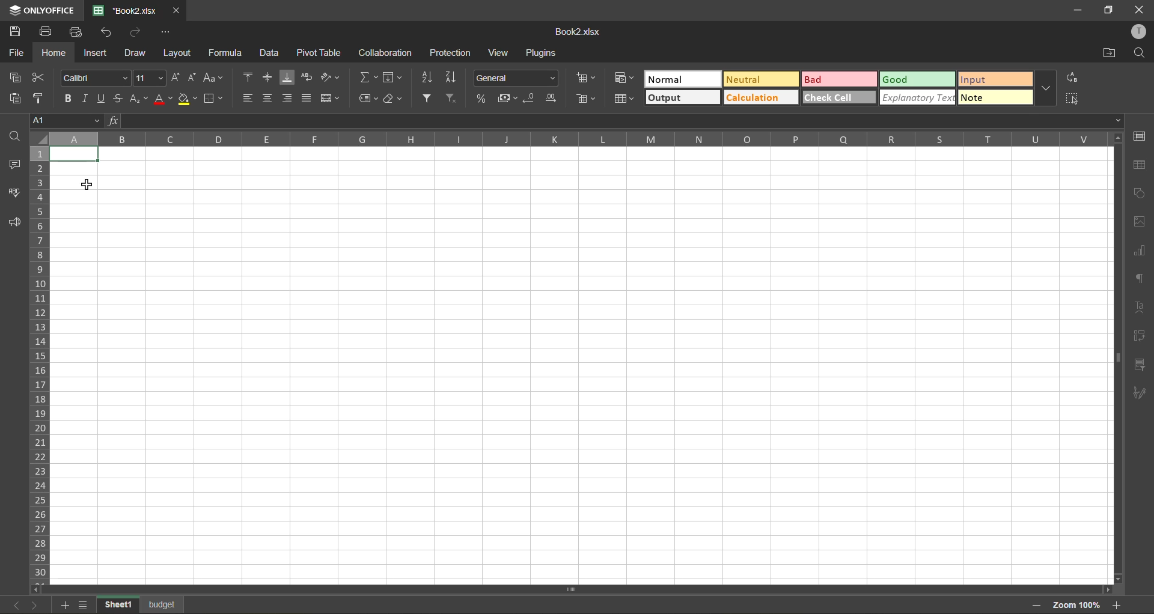  What do you see at coordinates (225, 53) in the screenshot?
I see `formula` at bounding box center [225, 53].